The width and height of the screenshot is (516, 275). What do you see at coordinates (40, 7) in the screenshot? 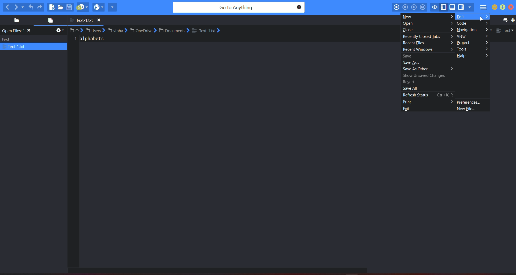
I see `redo` at bounding box center [40, 7].